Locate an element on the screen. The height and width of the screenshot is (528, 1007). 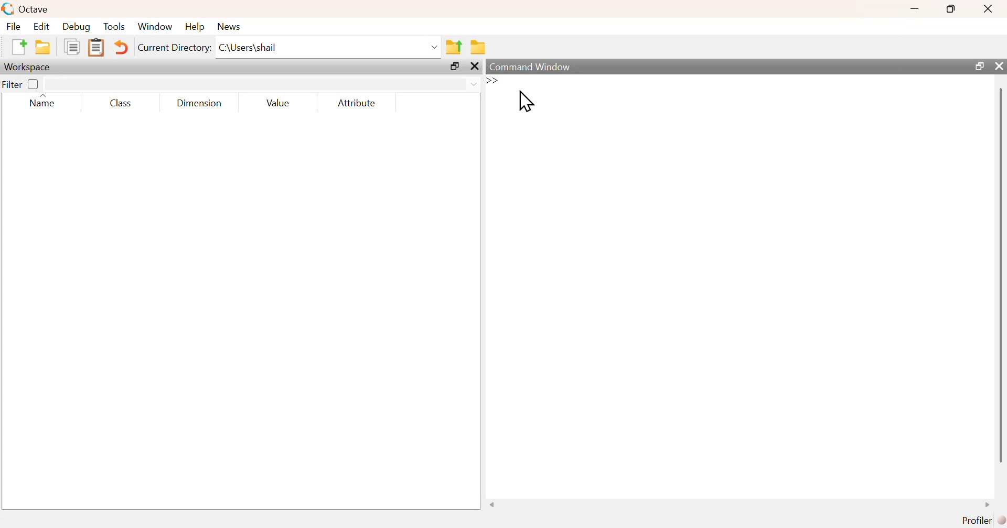
maximize is located at coordinates (951, 8).